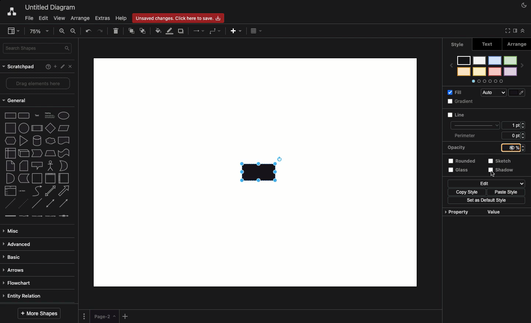  I want to click on dotted line, so click(23, 204).